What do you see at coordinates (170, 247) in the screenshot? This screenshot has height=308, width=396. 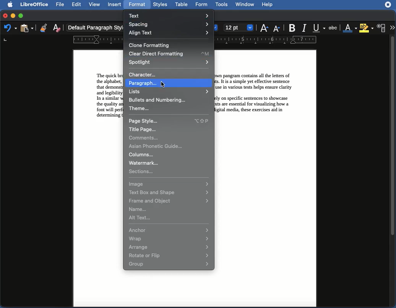 I see `Arrange` at bounding box center [170, 247].